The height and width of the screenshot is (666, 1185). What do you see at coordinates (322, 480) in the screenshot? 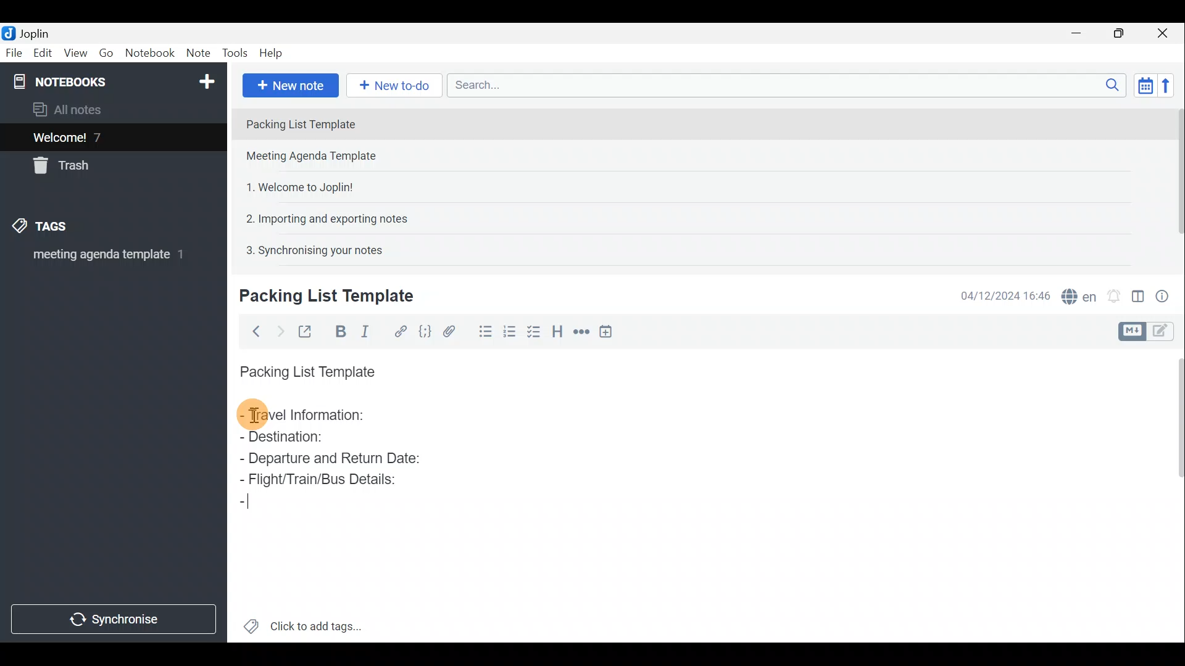
I see `Flight/Train/Bus Details:` at bounding box center [322, 480].